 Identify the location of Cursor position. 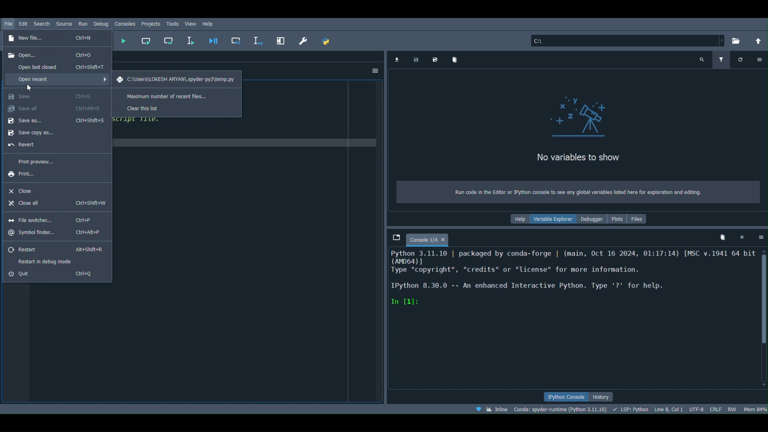
(668, 408).